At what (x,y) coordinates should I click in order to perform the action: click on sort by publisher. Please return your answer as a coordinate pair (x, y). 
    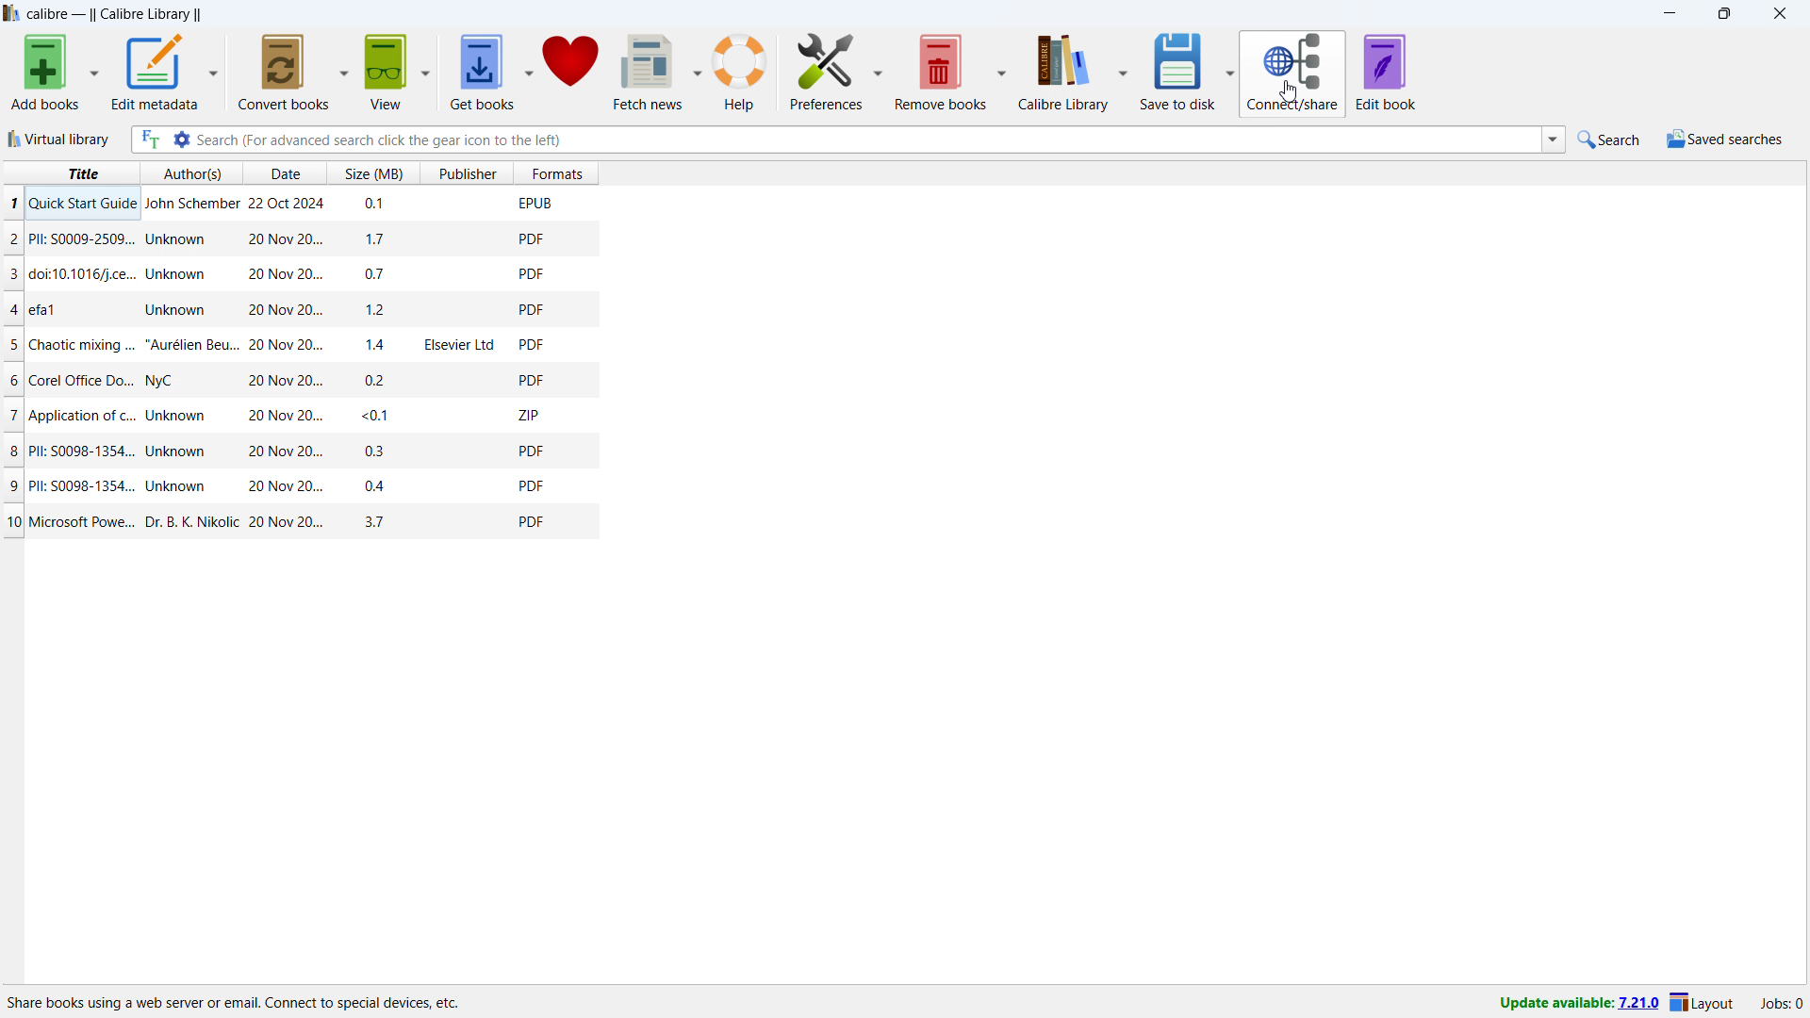
    Looking at the image, I should click on (465, 172).